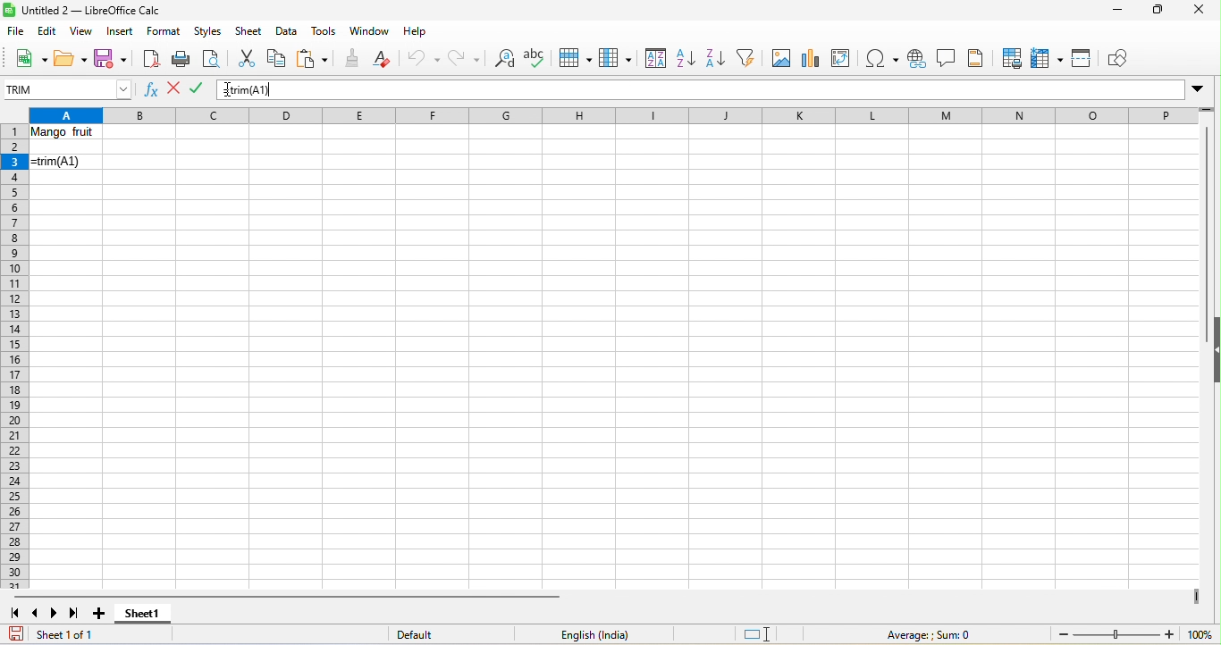  What do you see at coordinates (69, 58) in the screenshot?
I see `open` at bounding box center [69, 58].